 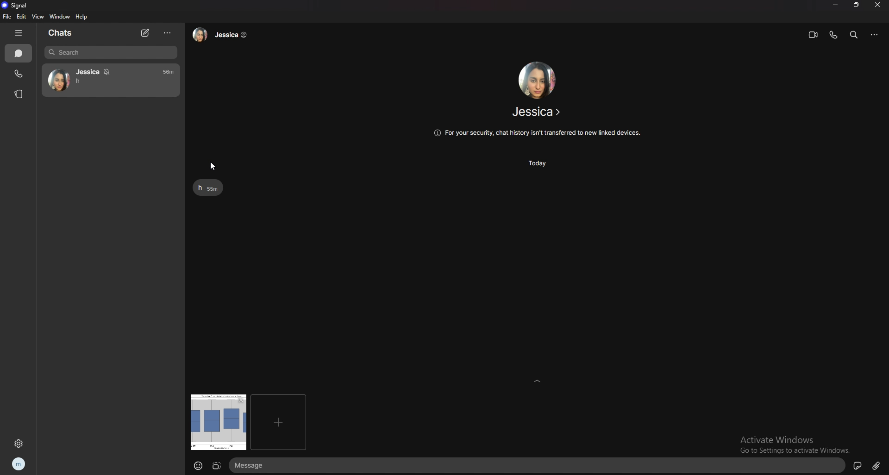 I want to click on contact, so click(x=222, y=35).